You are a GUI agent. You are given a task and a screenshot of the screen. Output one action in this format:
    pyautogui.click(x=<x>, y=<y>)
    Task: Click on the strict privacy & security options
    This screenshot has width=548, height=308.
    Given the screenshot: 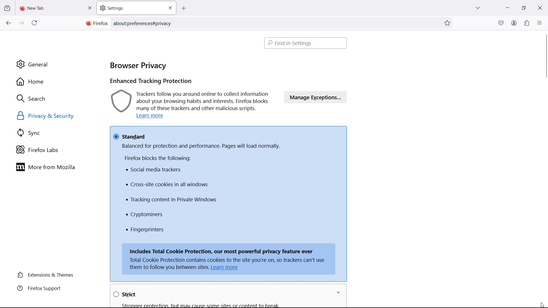 What is the action you would take?
    pyautogui.click(x=215, y=295)
    